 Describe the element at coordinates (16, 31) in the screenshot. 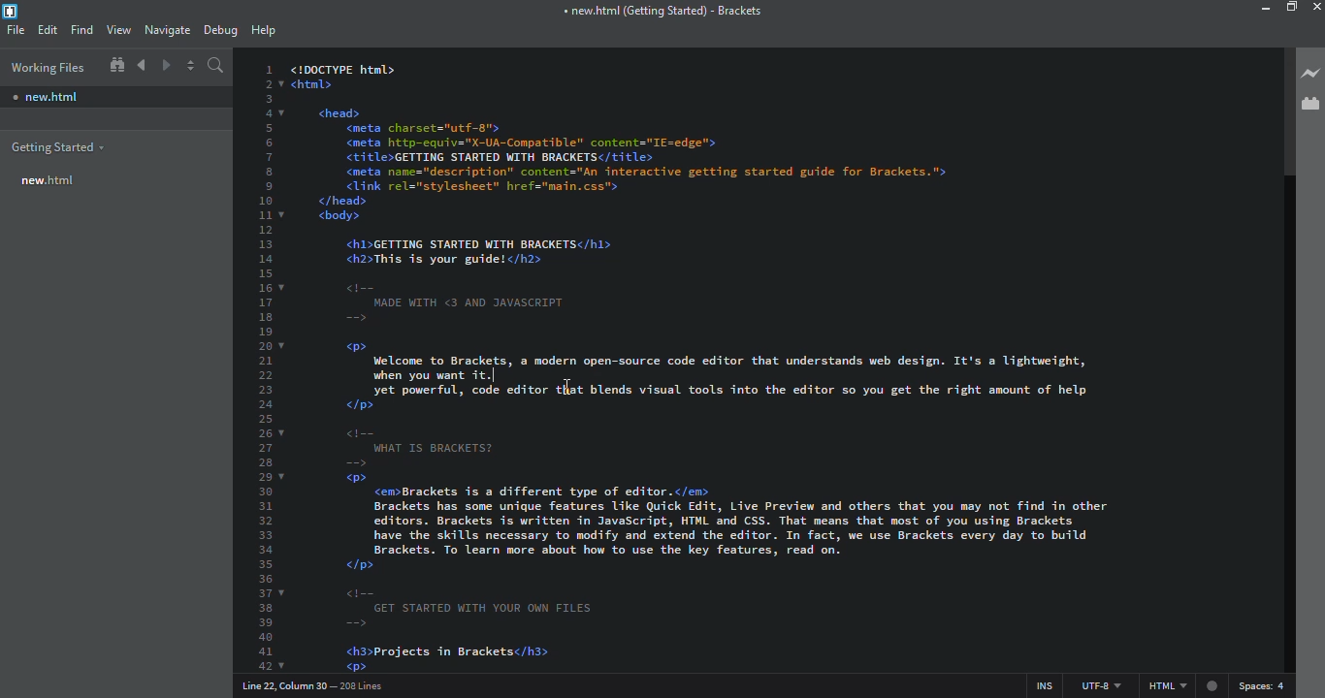

I see `file` at that location.